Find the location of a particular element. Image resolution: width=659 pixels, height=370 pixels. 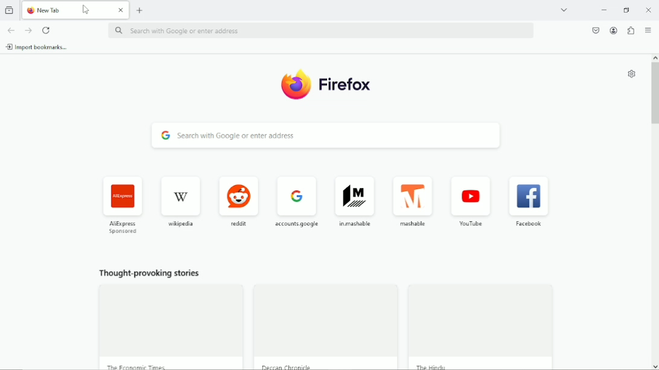

Reload current page is located at coordinates (45, 30).